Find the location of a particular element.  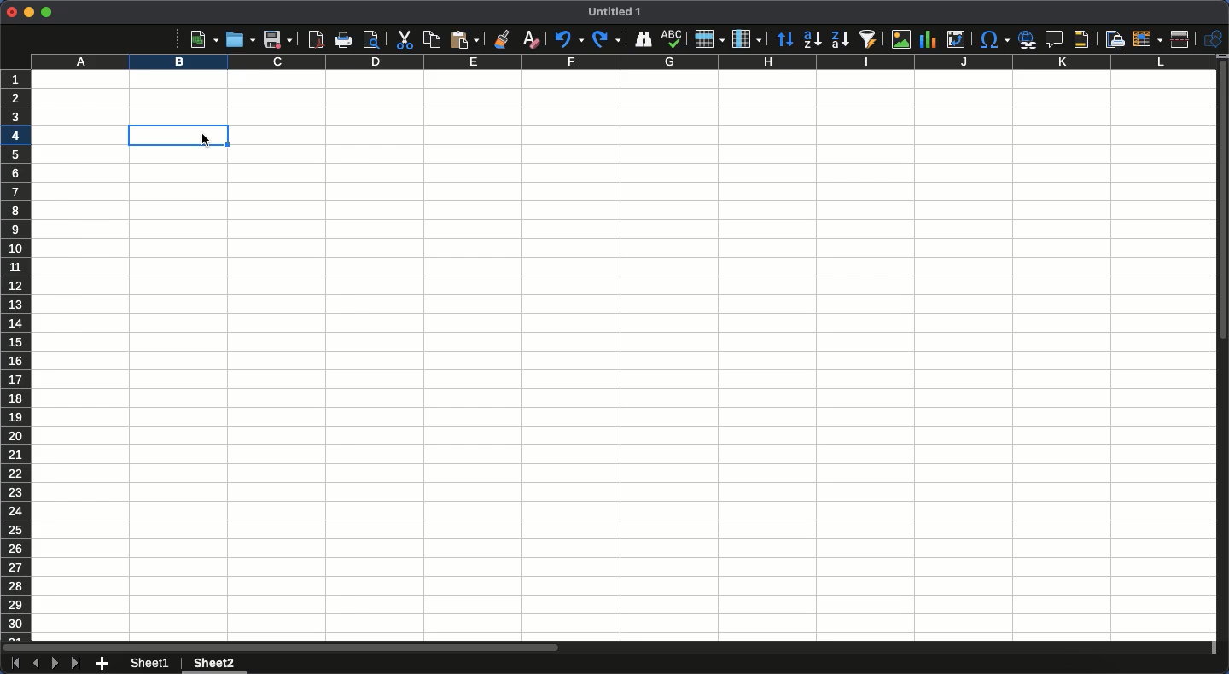

Scroll is located at coordinates (1221, 357).